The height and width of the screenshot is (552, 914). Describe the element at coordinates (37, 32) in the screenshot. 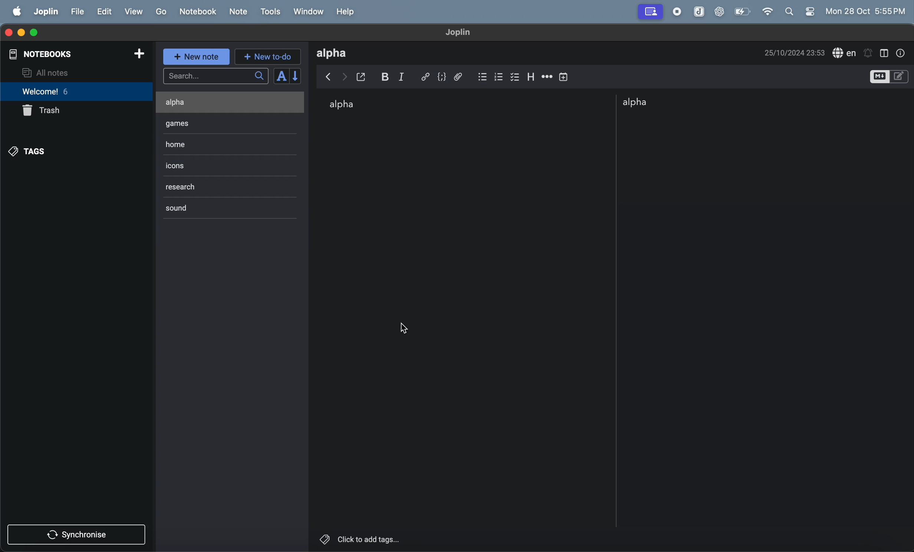

I see `maximize` at that location.